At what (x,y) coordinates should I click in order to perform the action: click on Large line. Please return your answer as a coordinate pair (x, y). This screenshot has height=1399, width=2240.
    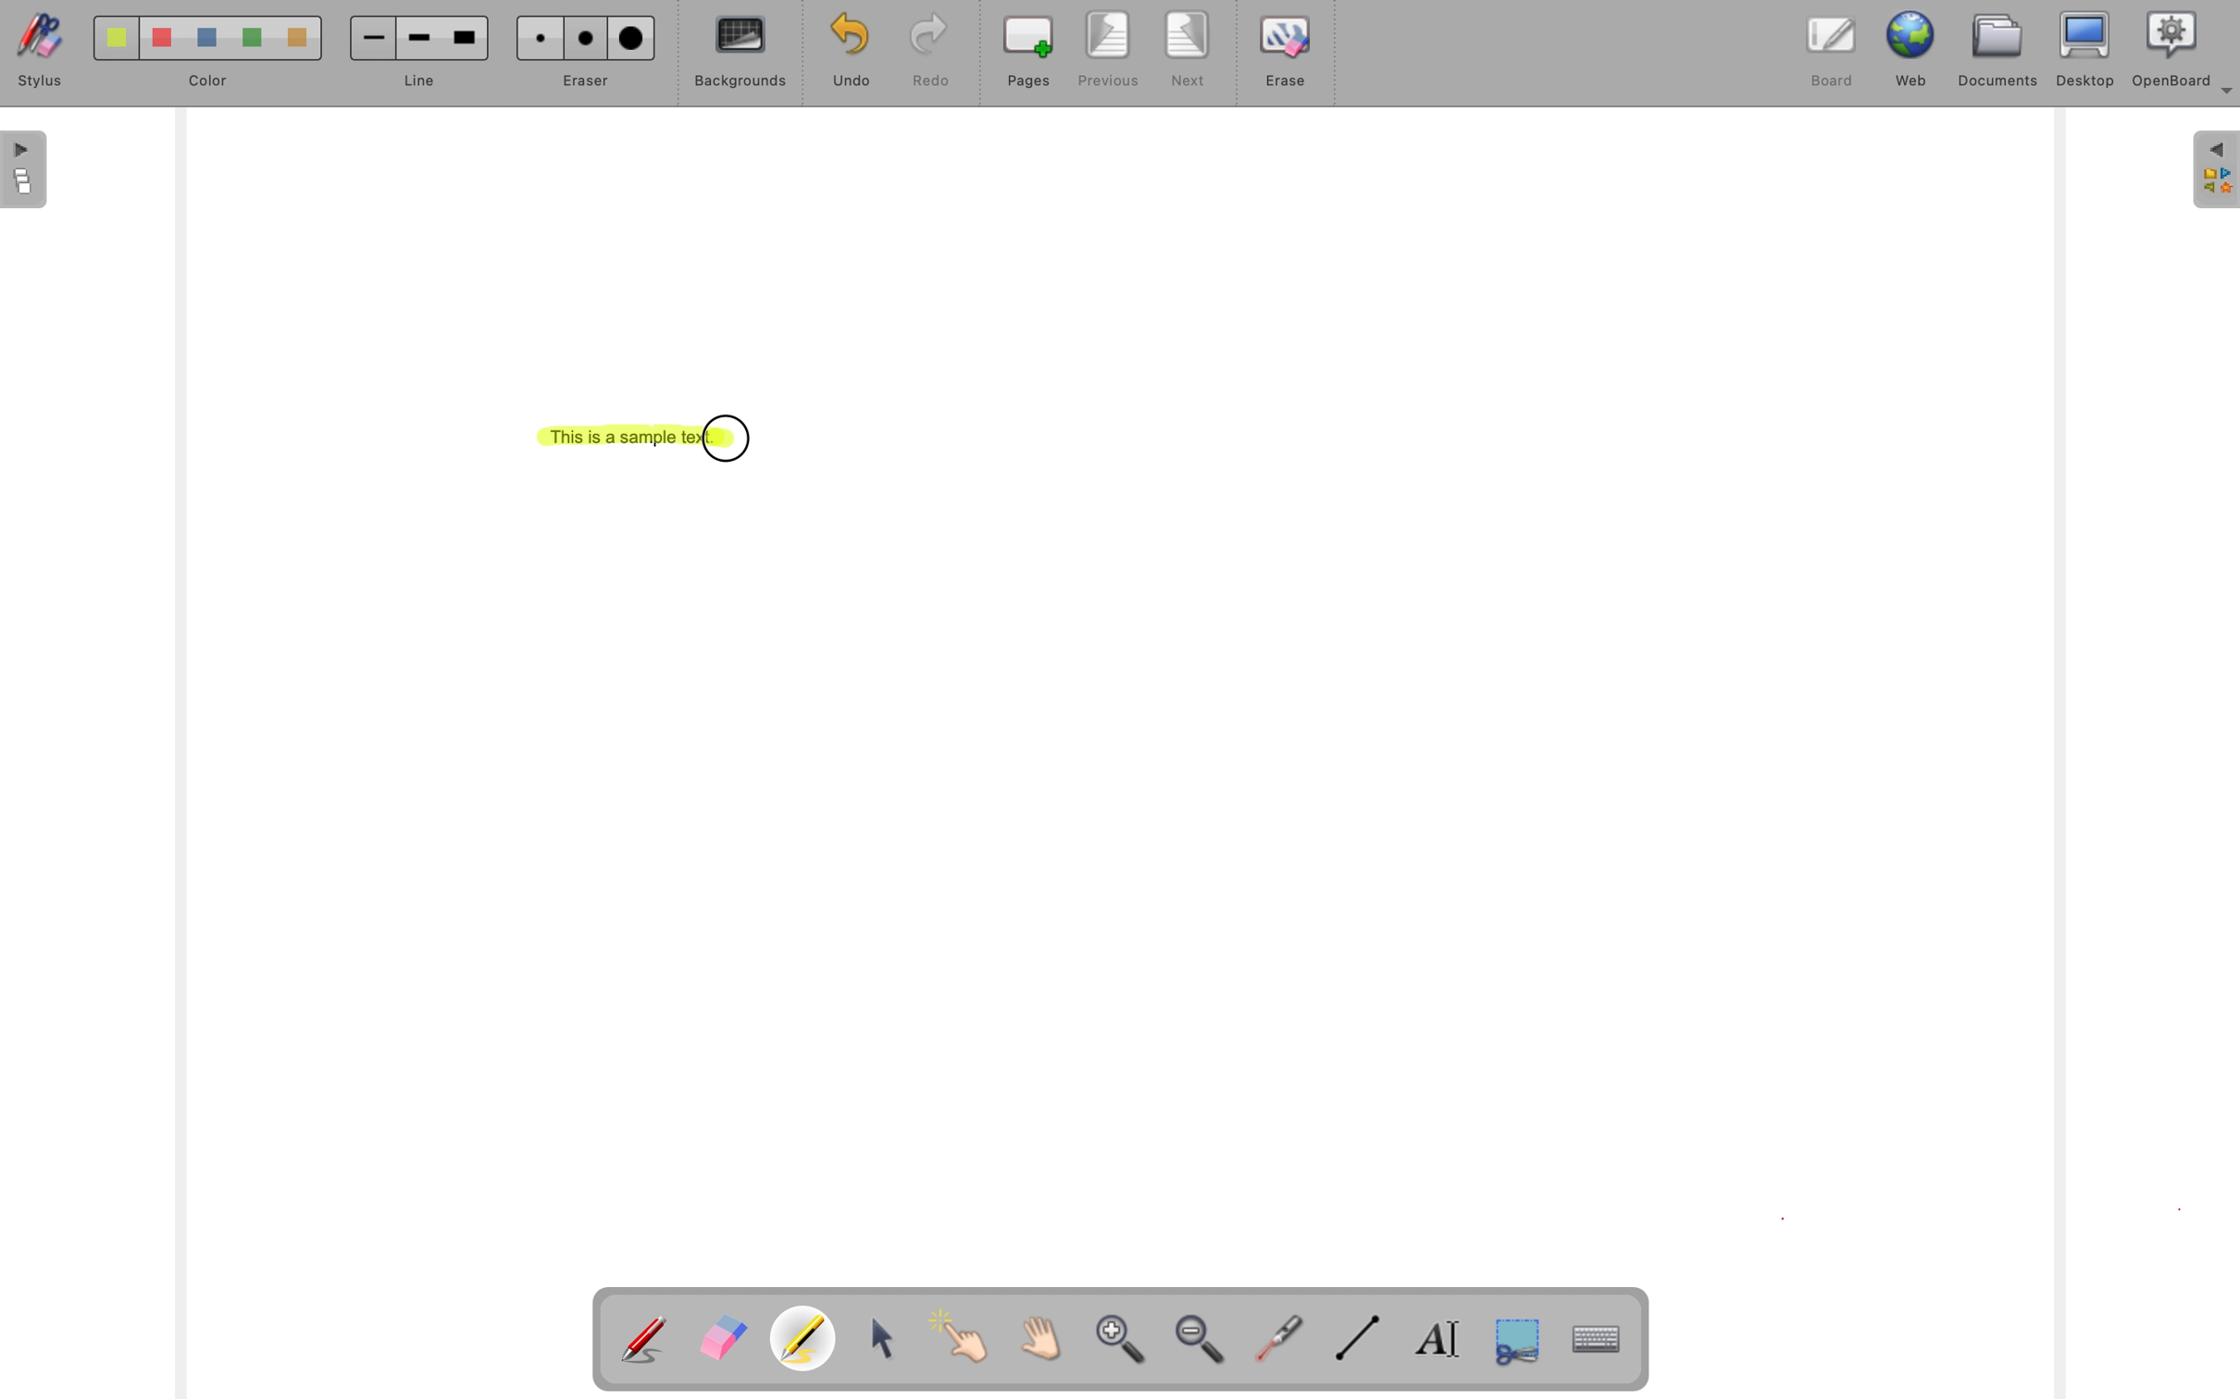
    Looking at the image, I should click on (468, 37).